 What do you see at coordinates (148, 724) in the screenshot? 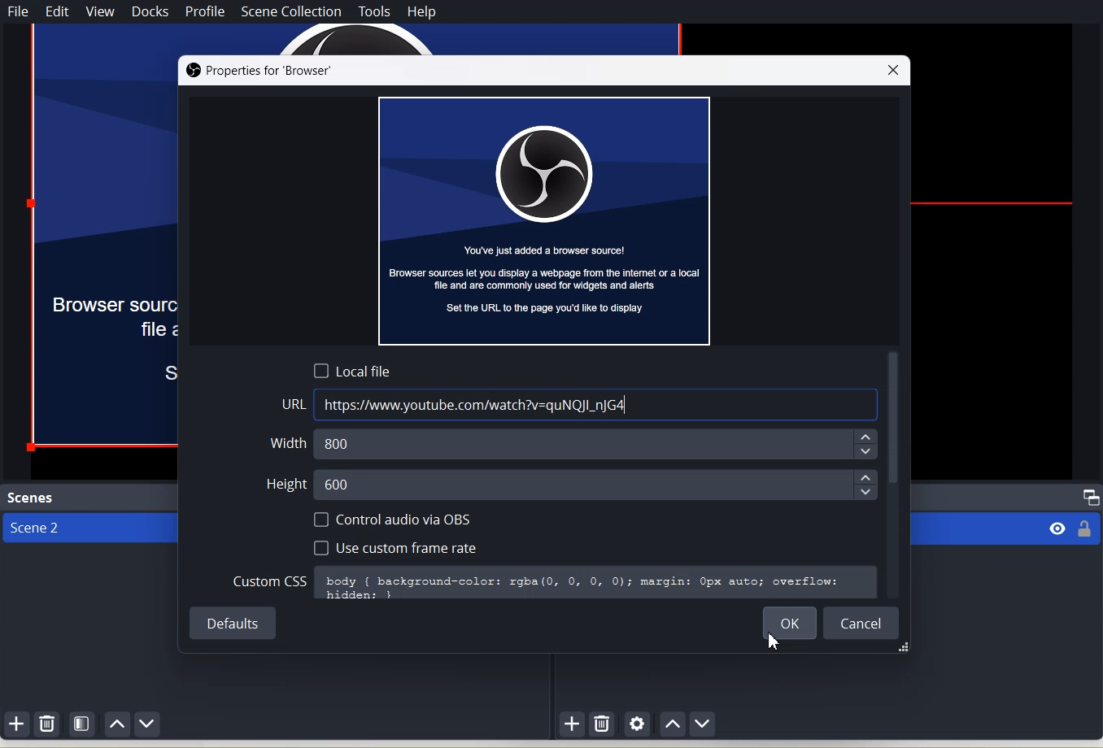
I see `Move scene Down` at bounding box center [148, 724].